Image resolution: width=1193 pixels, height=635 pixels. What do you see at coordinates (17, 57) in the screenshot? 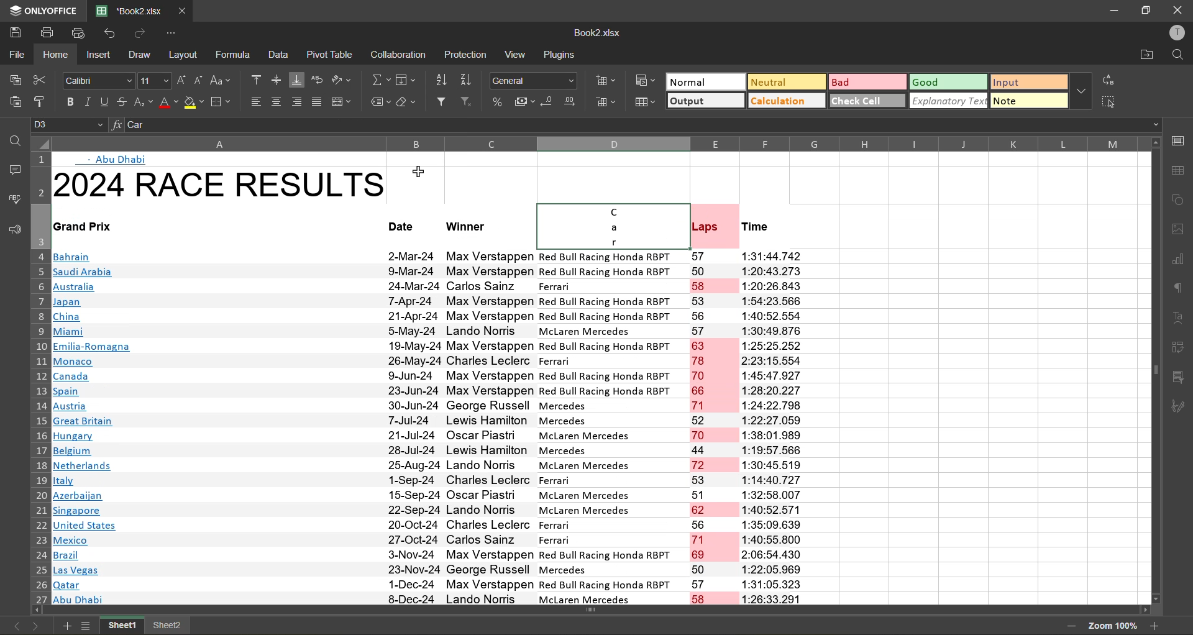
I see `file` at bounding box center [17, 57].